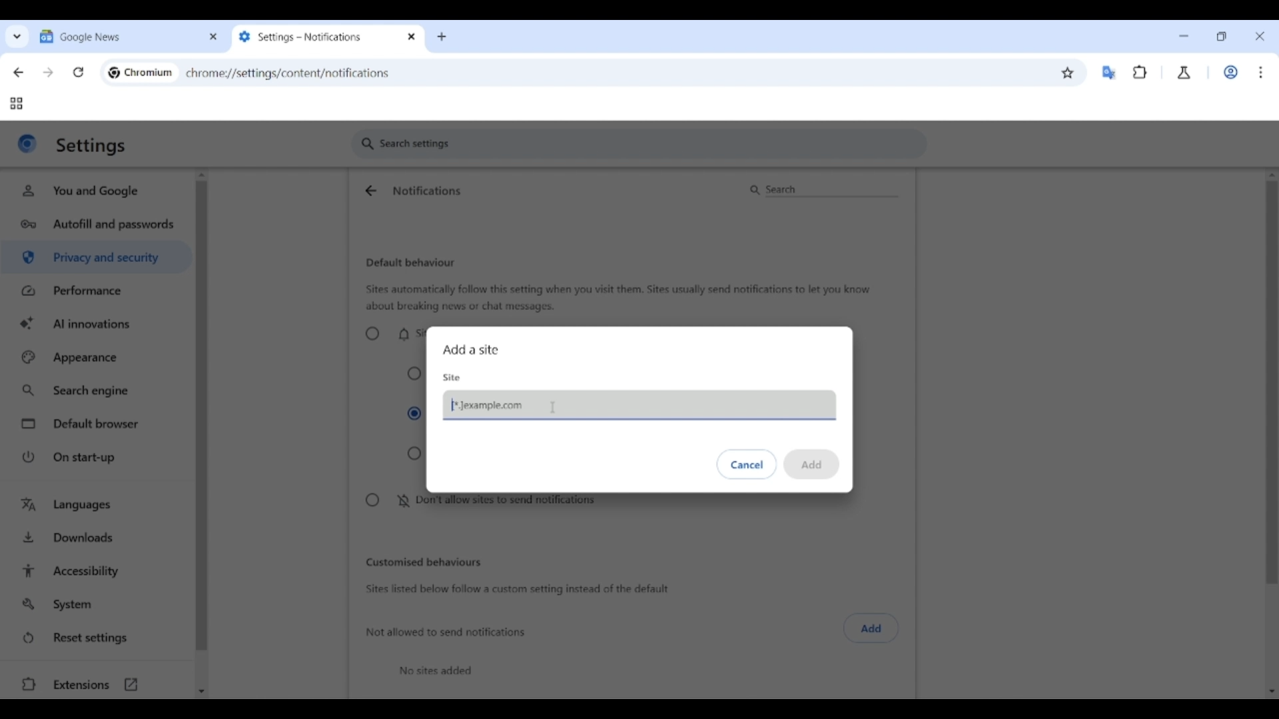 The height and width of the screenshot is (719, 1279). What do you see at coordinates (48, 73) in the screenshot?
I see `Go forward` at bounding box center [48, 73].